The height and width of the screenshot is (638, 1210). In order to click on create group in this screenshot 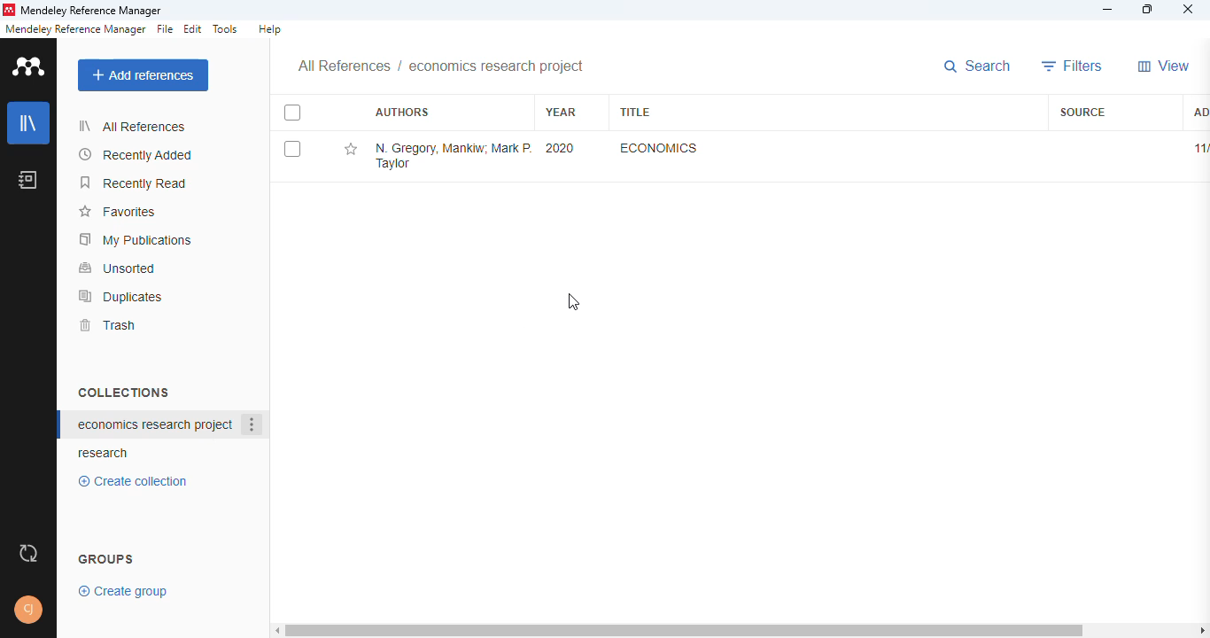, I will do `click(125, 590)`.